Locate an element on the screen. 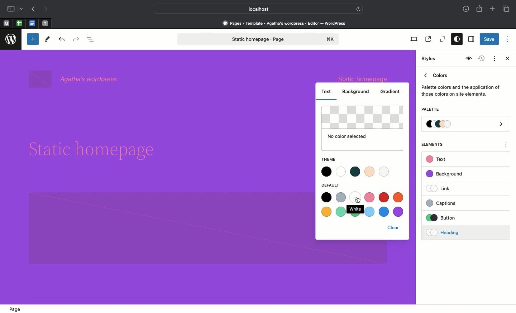 Image resolution: width=516 pixels, height=313 pixels. Headings is located at coordinates (453, 232).